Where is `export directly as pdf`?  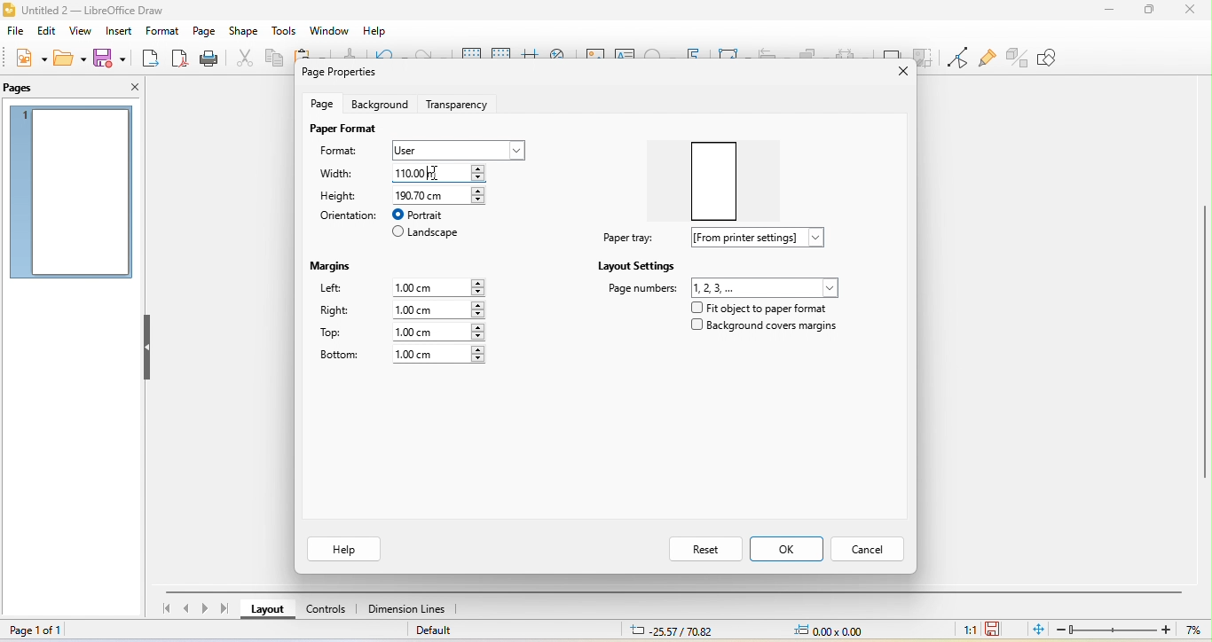
export directly as pdf is located at coordinates (179, 59).